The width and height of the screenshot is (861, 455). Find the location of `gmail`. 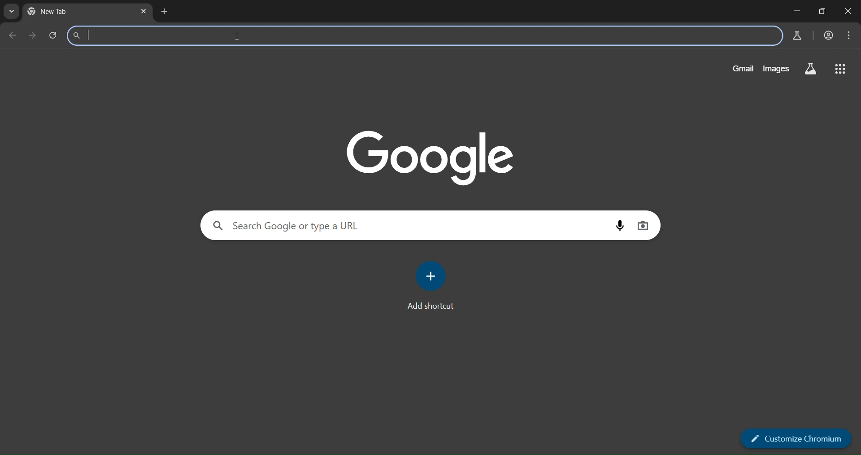

gmail is located at coordinates (744, 68).